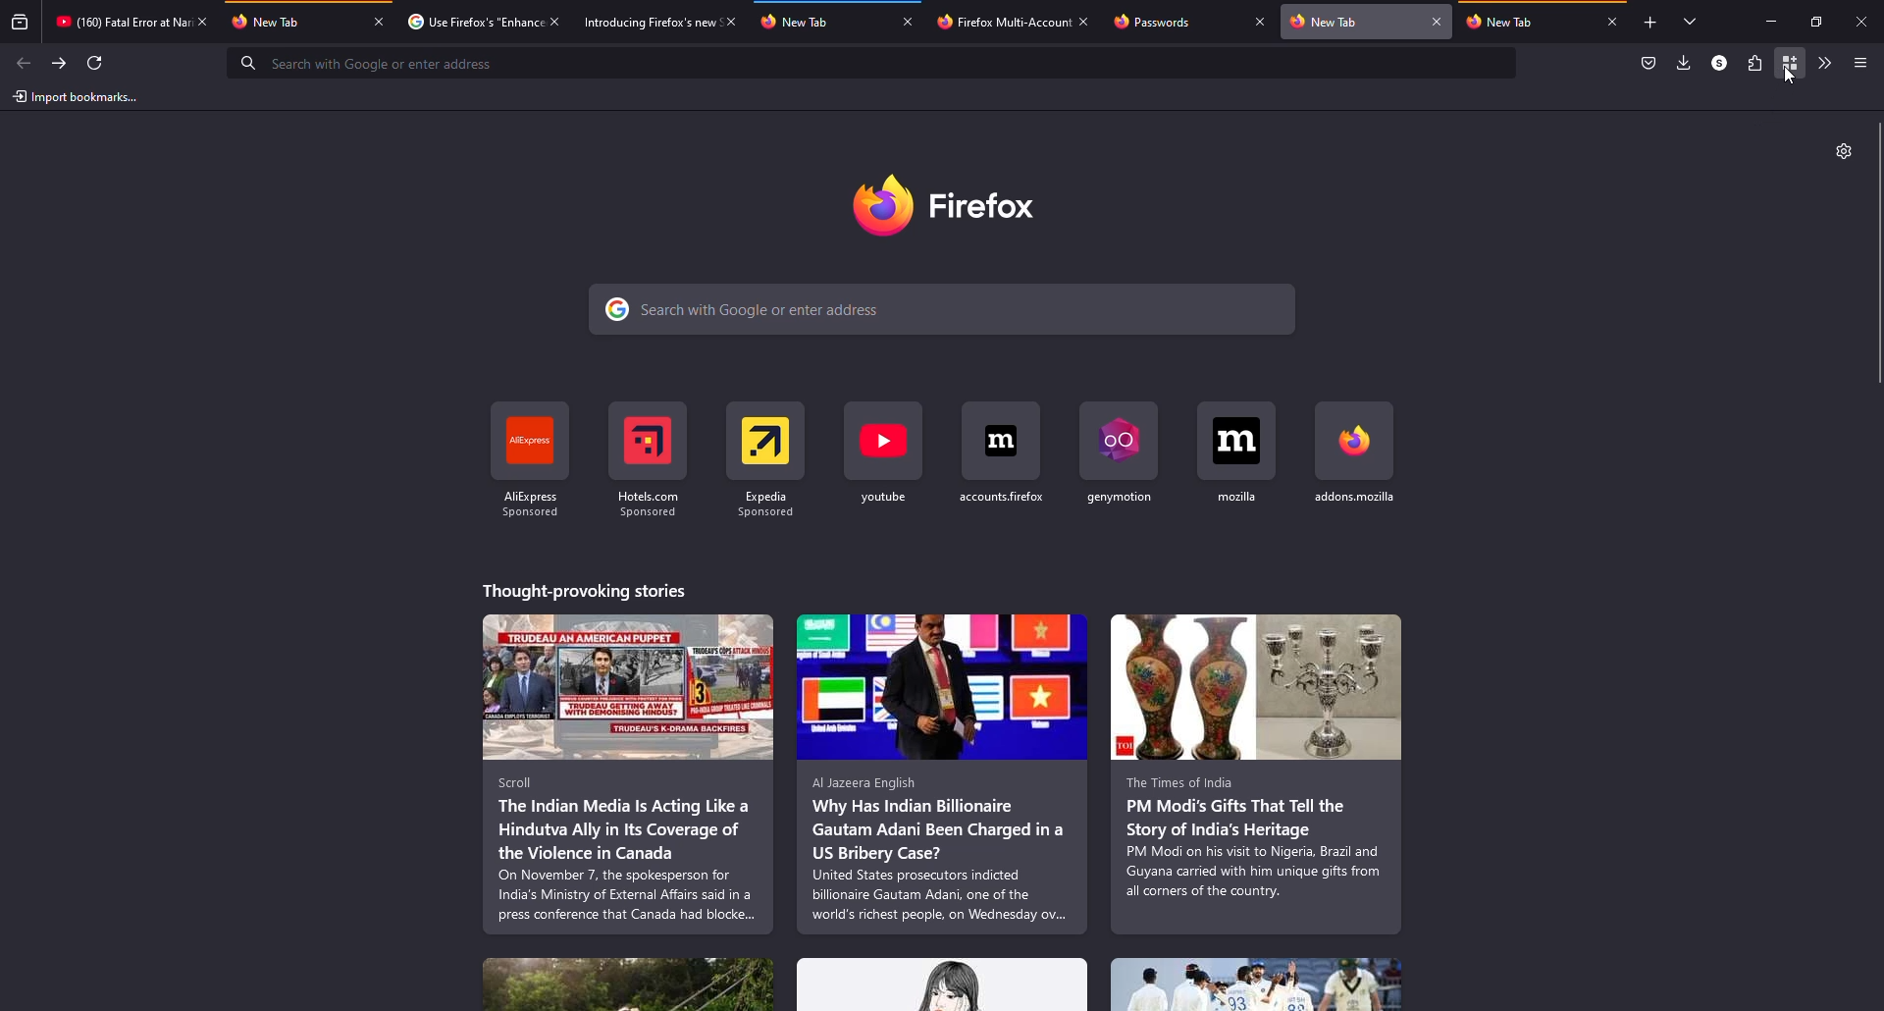 The width and height of the screenshot is (1884, 1011). I want to click on shortcut, so click(650, 457).